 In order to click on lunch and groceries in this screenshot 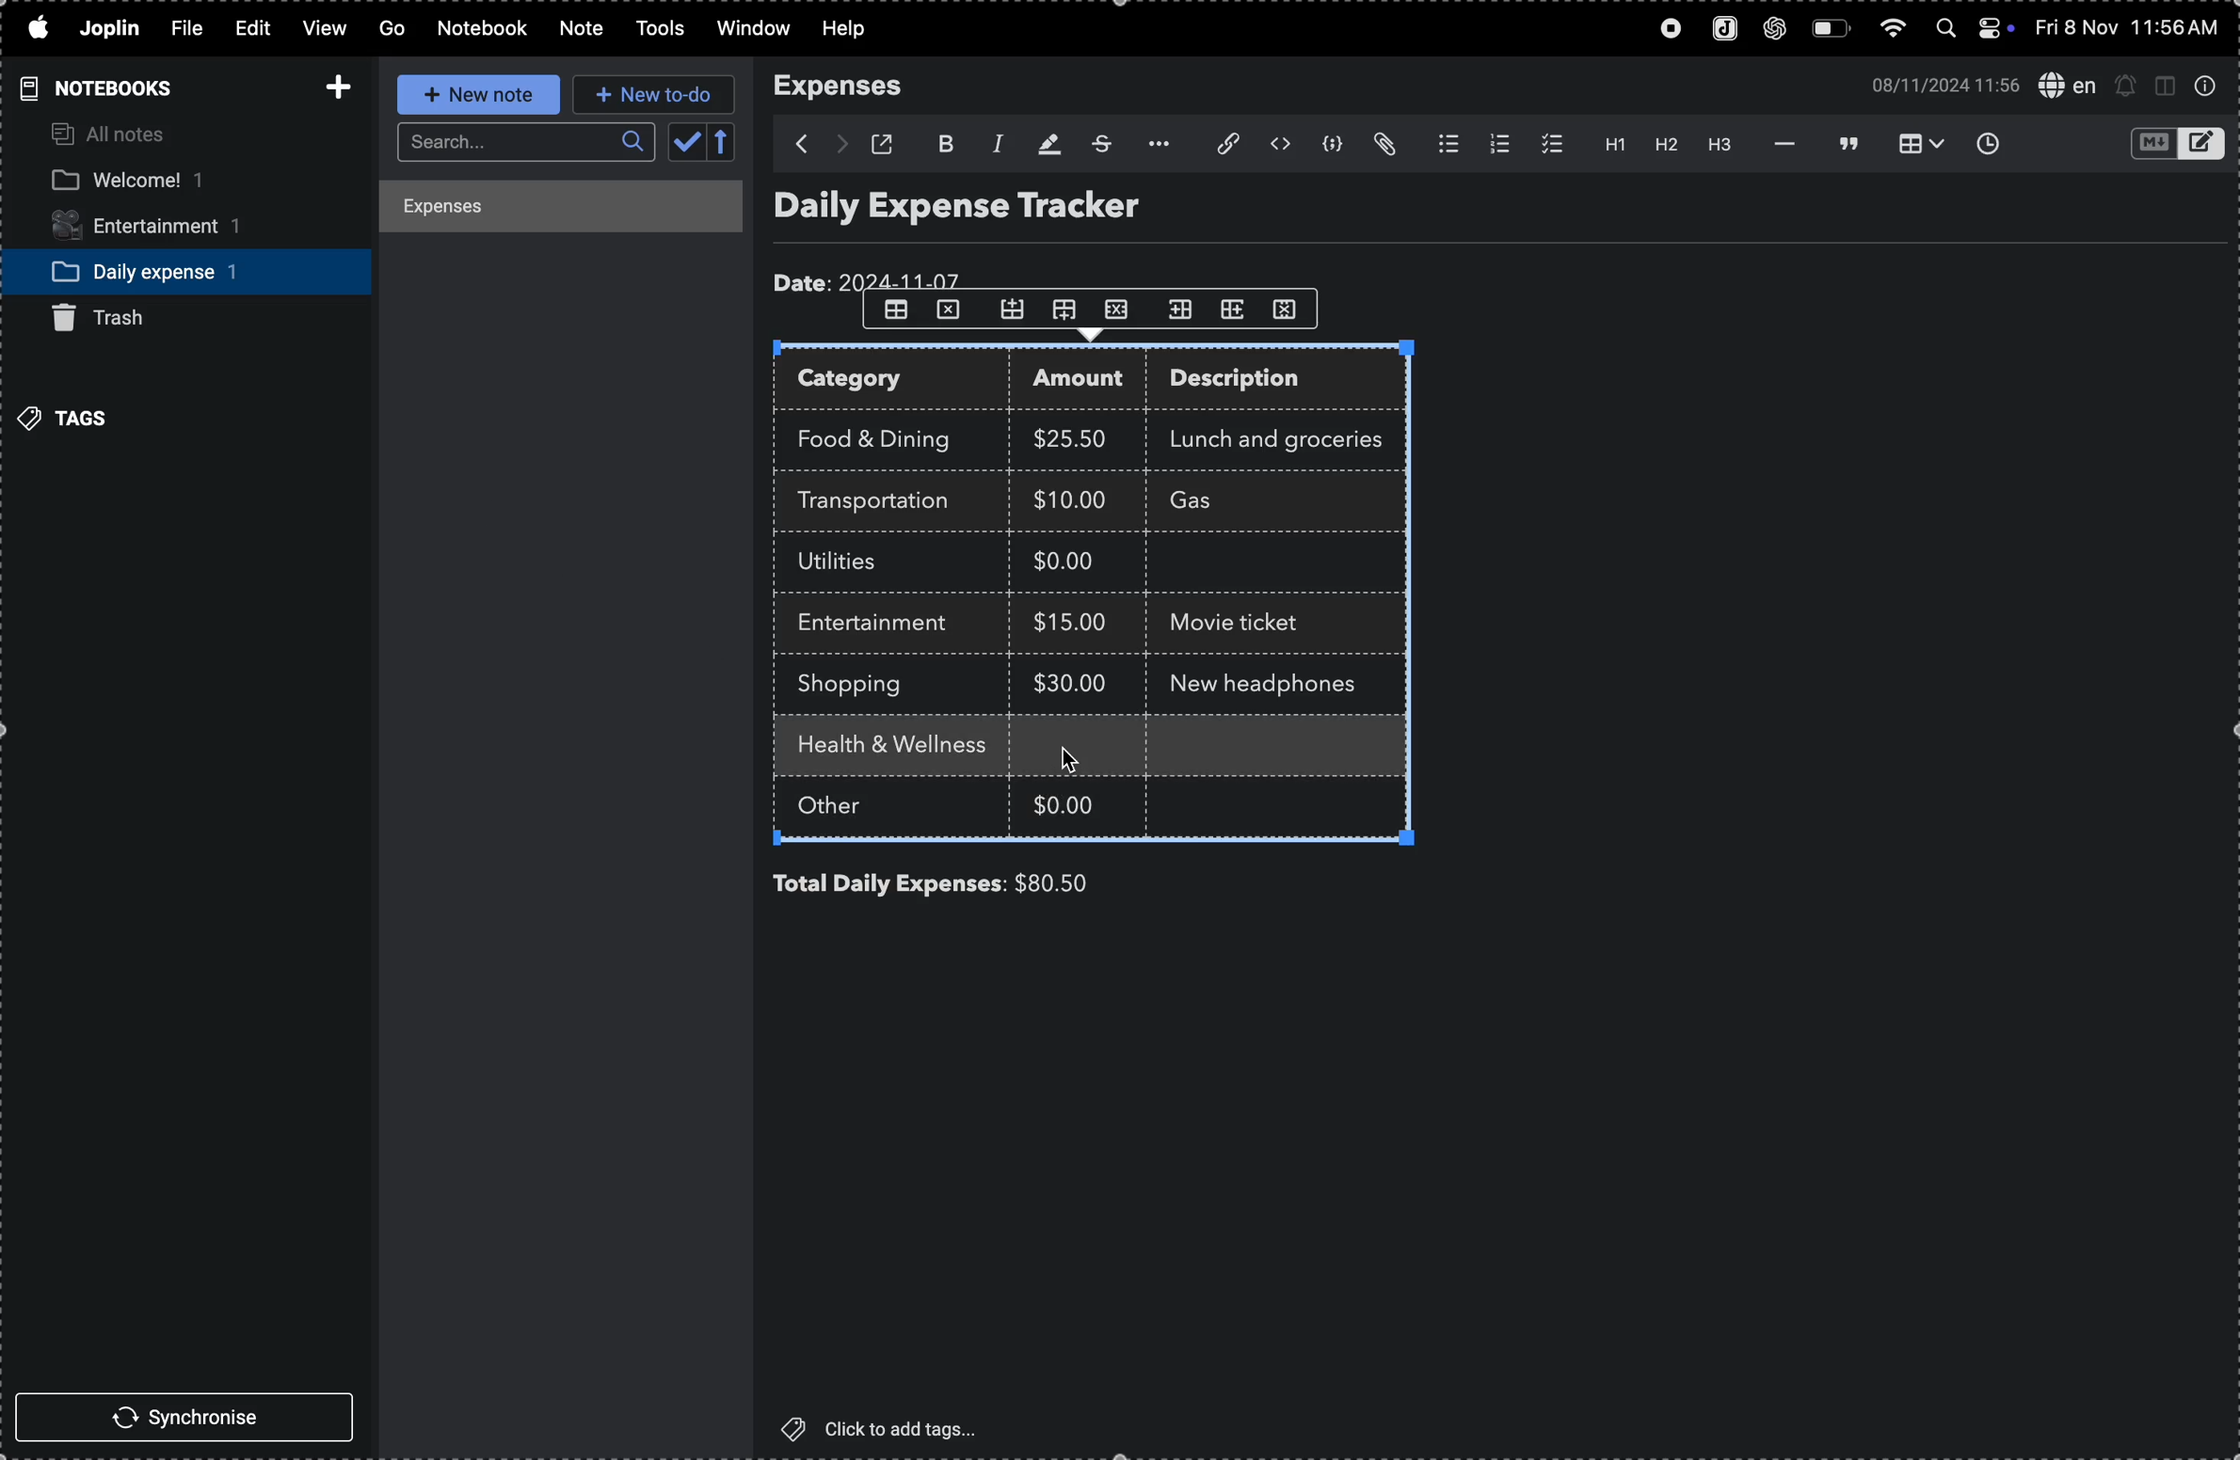, I will do `click(1288, 436)`.